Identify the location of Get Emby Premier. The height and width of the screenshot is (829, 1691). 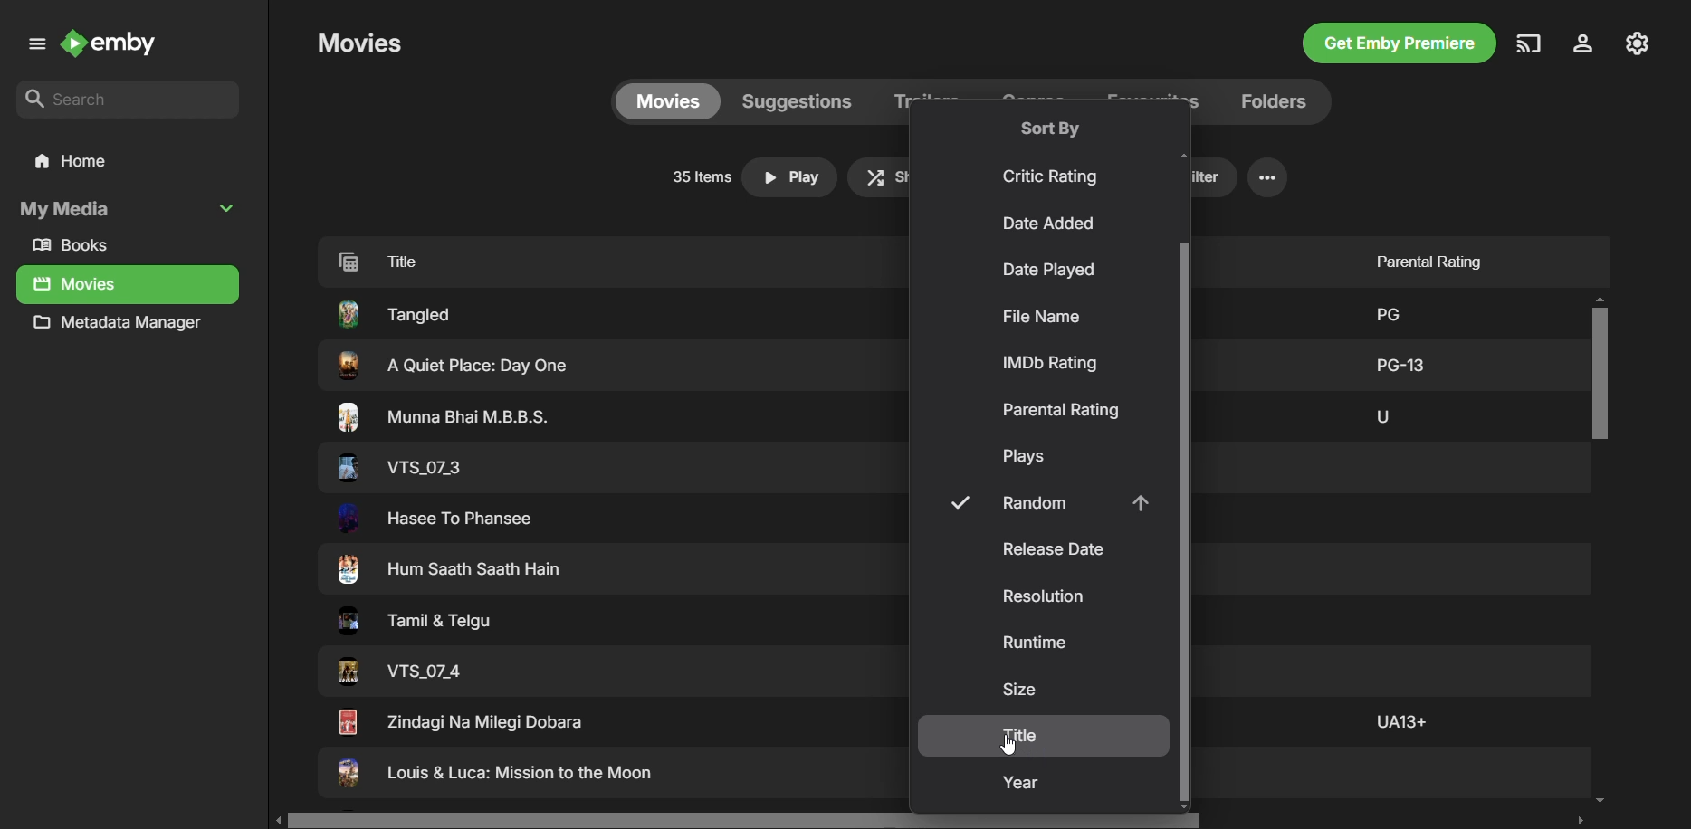
(1397, 45).